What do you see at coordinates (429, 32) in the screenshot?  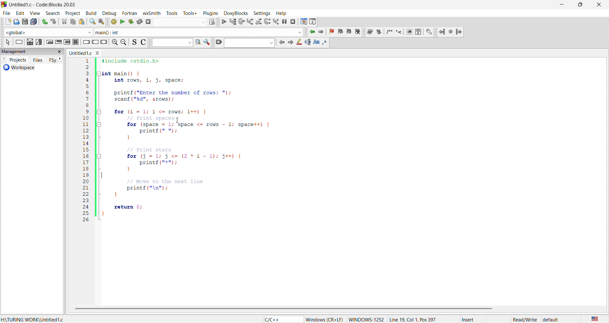 I see `settings` at bounding box center [429, 32].